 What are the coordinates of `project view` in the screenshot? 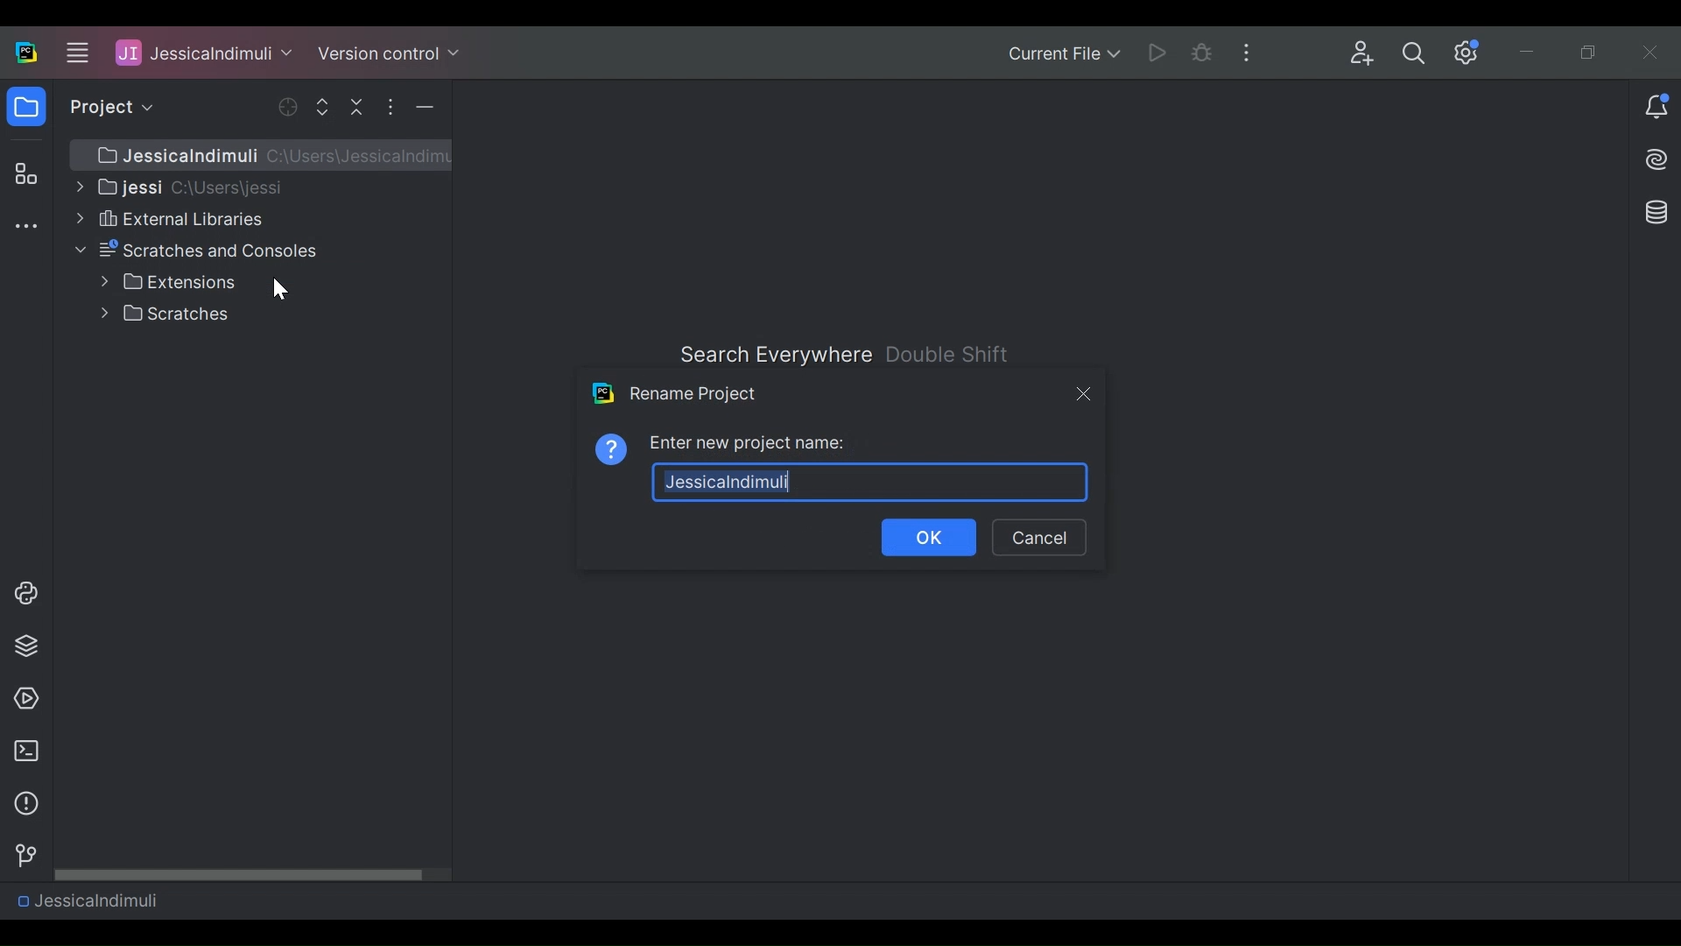 It's located at (107, 107).